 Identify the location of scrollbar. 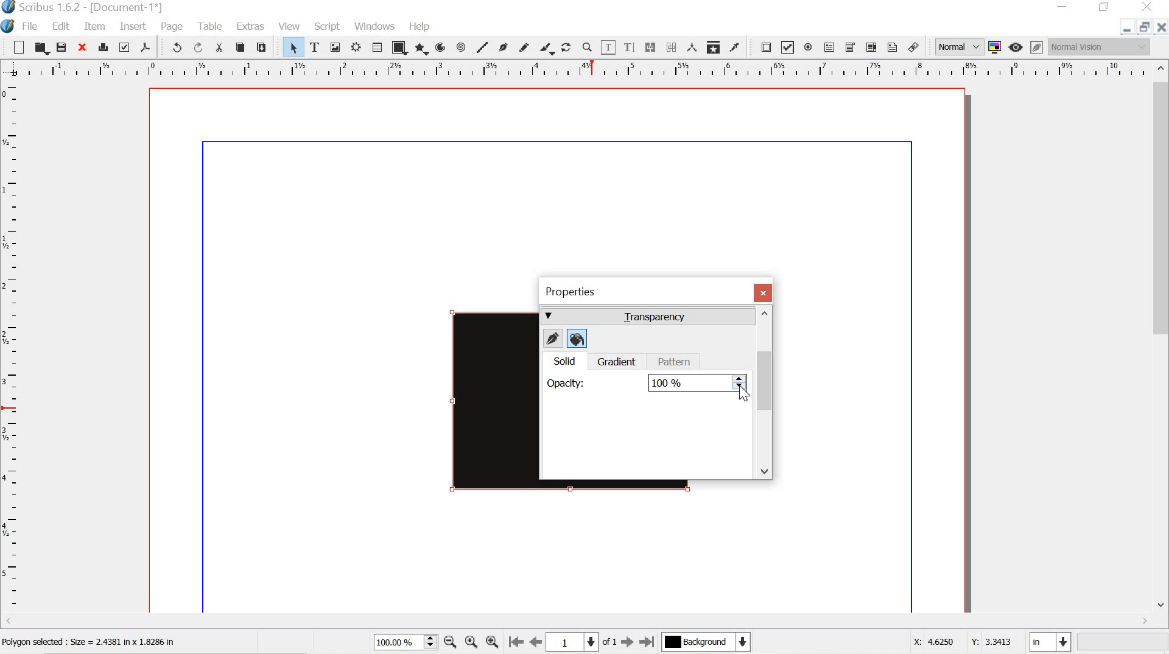
(1162, 344).